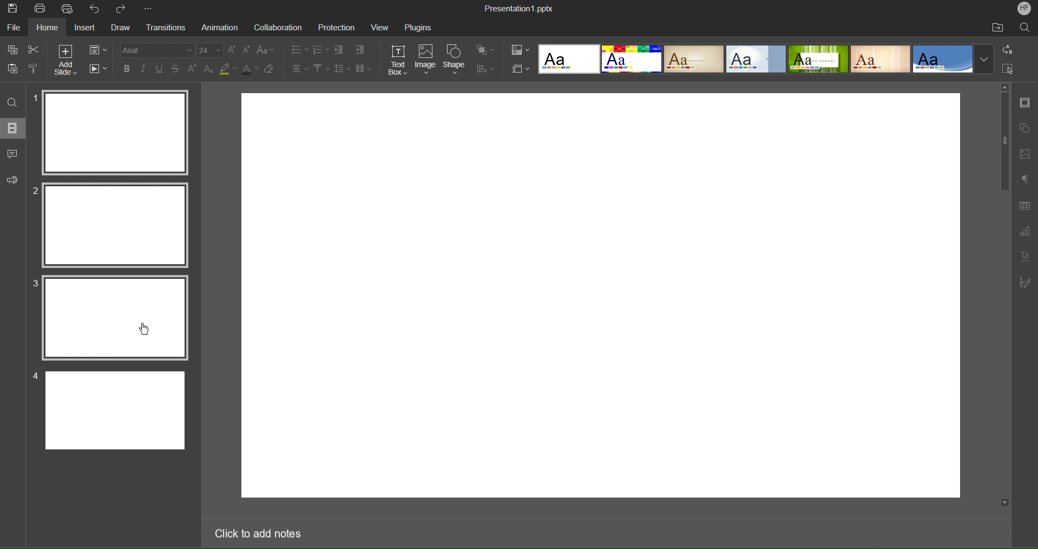 The image size is (1038, 549). I want to click on Graph Settings, so click(1024, 230).